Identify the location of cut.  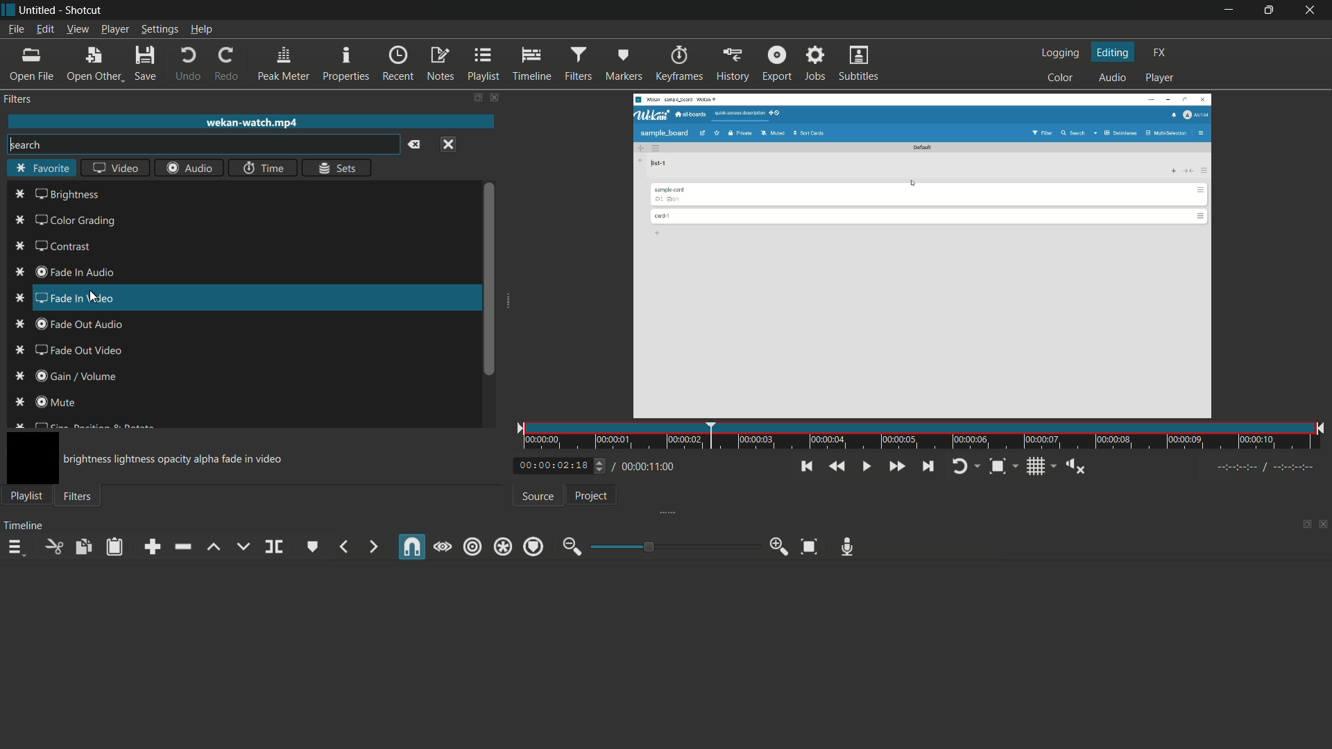
(55, 546).